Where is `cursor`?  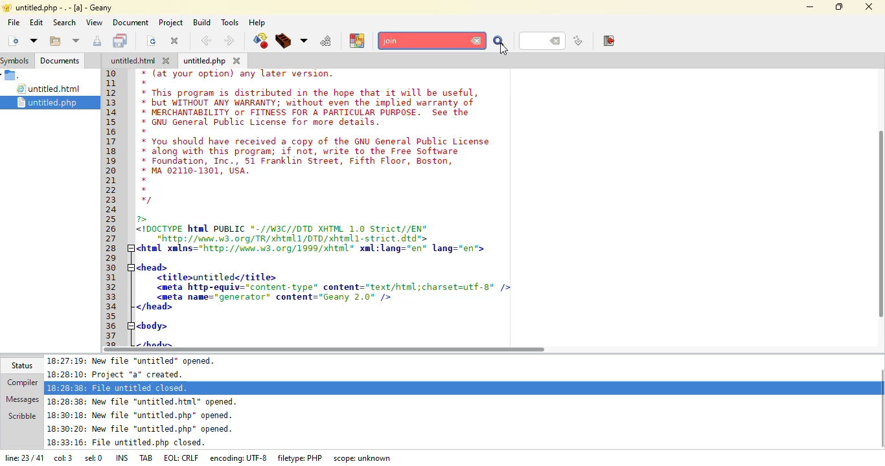 cursor is located at coordinates (504, 48).